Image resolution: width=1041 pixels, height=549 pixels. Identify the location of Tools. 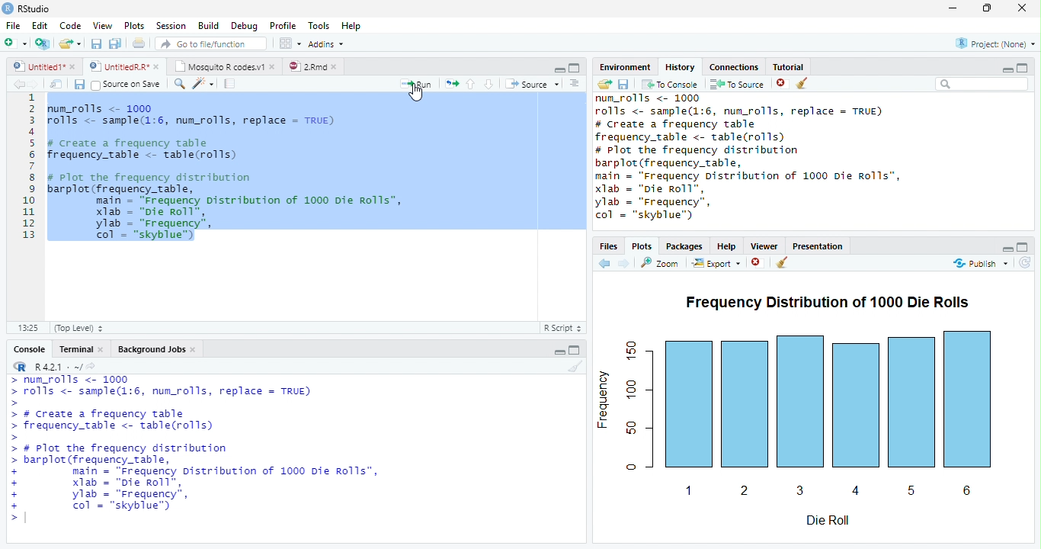
(320, 25).